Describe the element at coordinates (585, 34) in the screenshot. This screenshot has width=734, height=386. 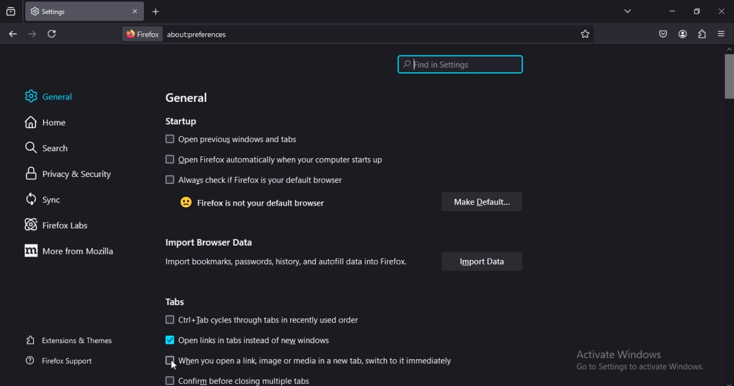
I see `bookmark this page` at that location.